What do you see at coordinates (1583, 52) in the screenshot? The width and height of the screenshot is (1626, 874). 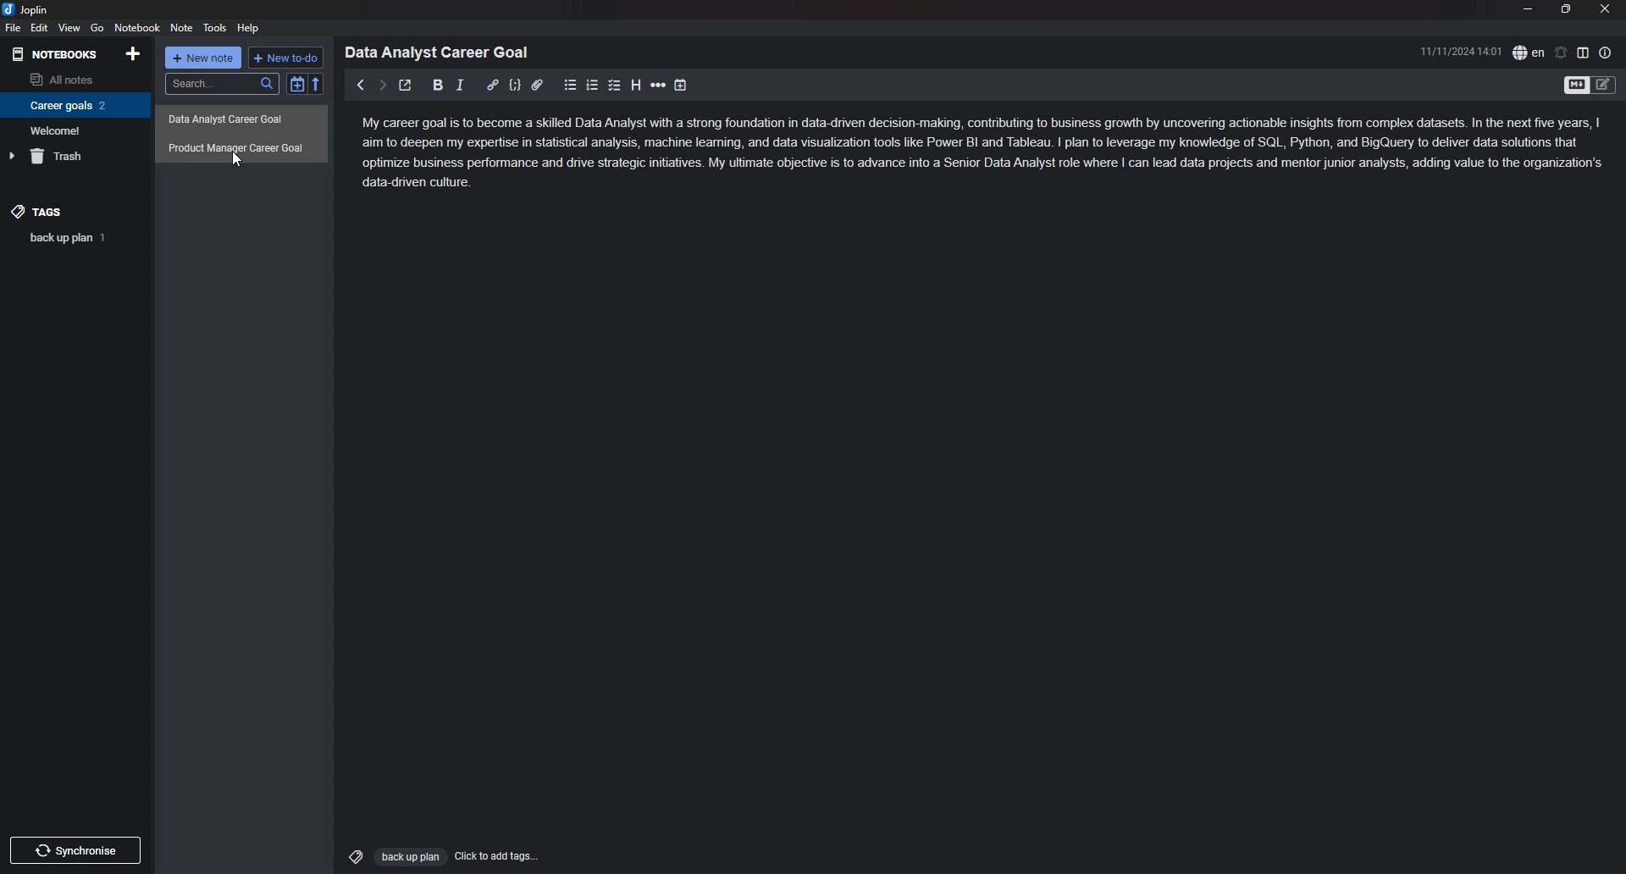 I see `toggle editor layout` at bounding box center [1583, 52].